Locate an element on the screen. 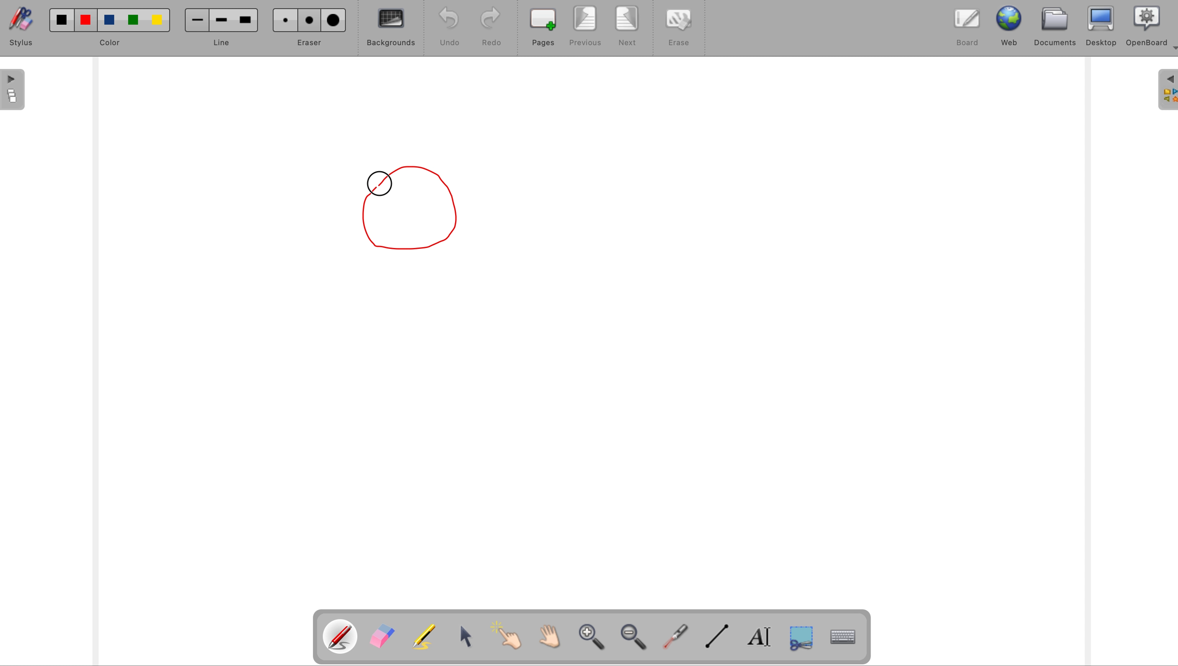 This screenshot has width=1178, height=666. eraser is located at coordinates (311, 27).